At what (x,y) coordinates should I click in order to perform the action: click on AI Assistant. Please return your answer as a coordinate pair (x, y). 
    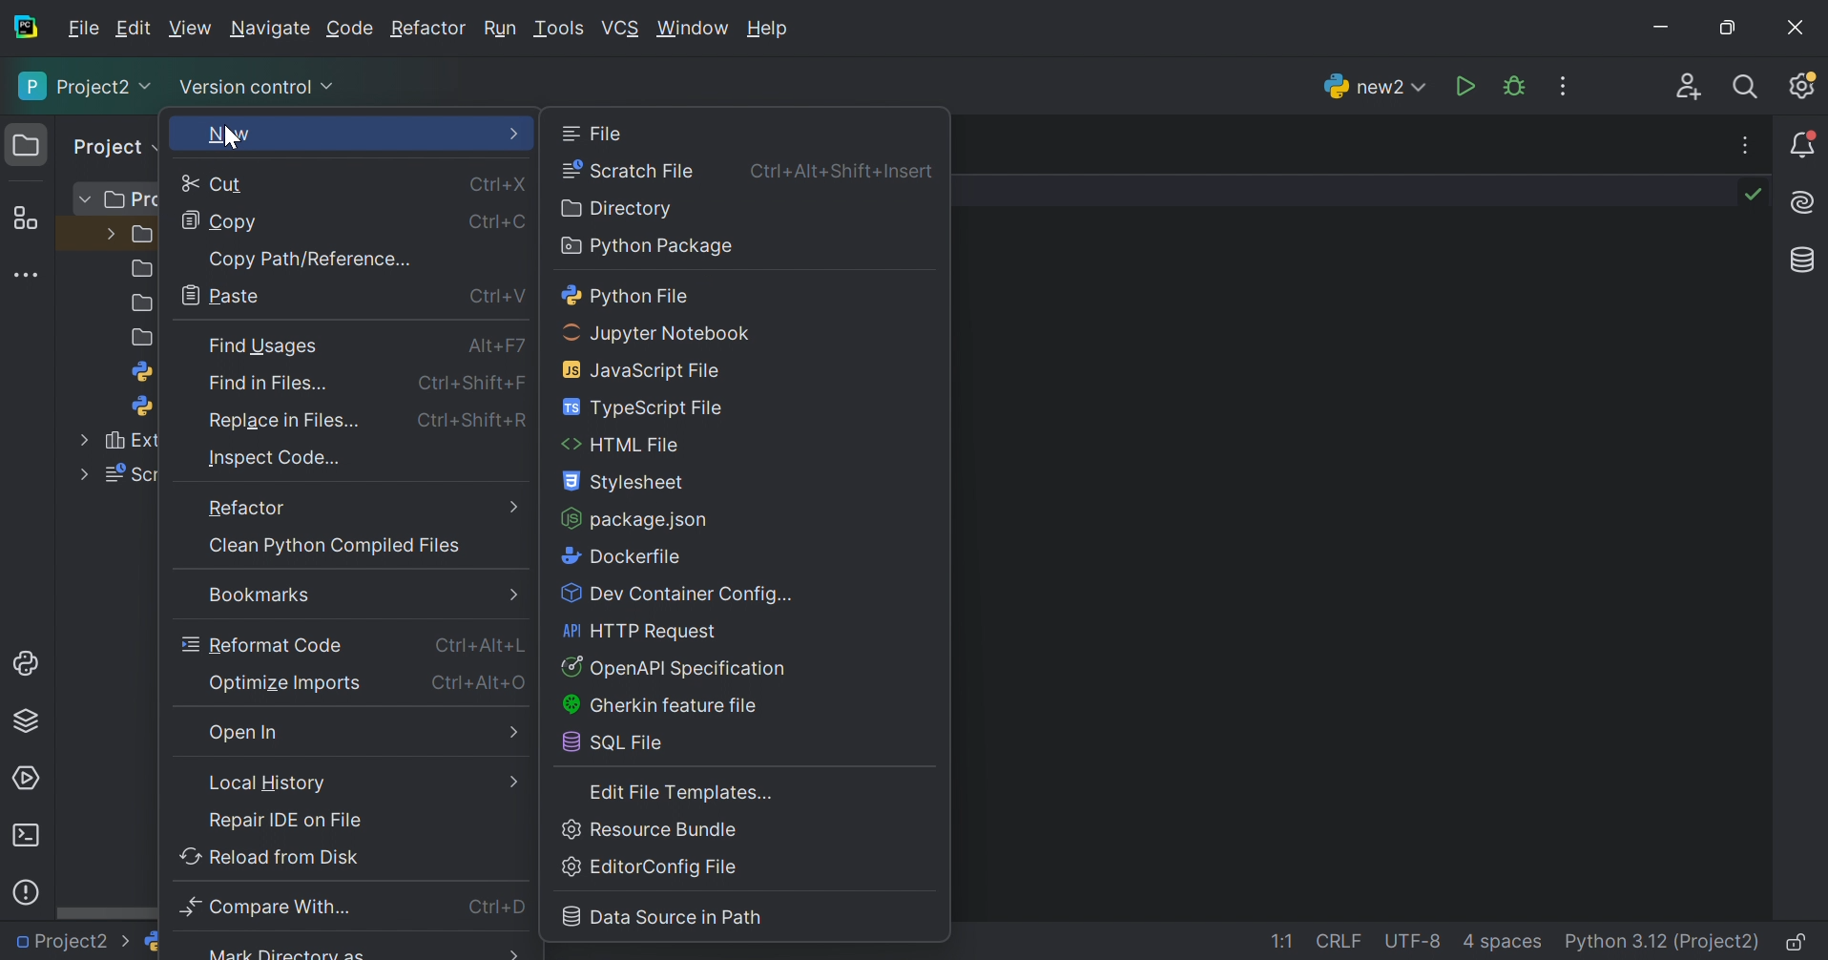
    Looking at the image, I should click on (1805, 204).